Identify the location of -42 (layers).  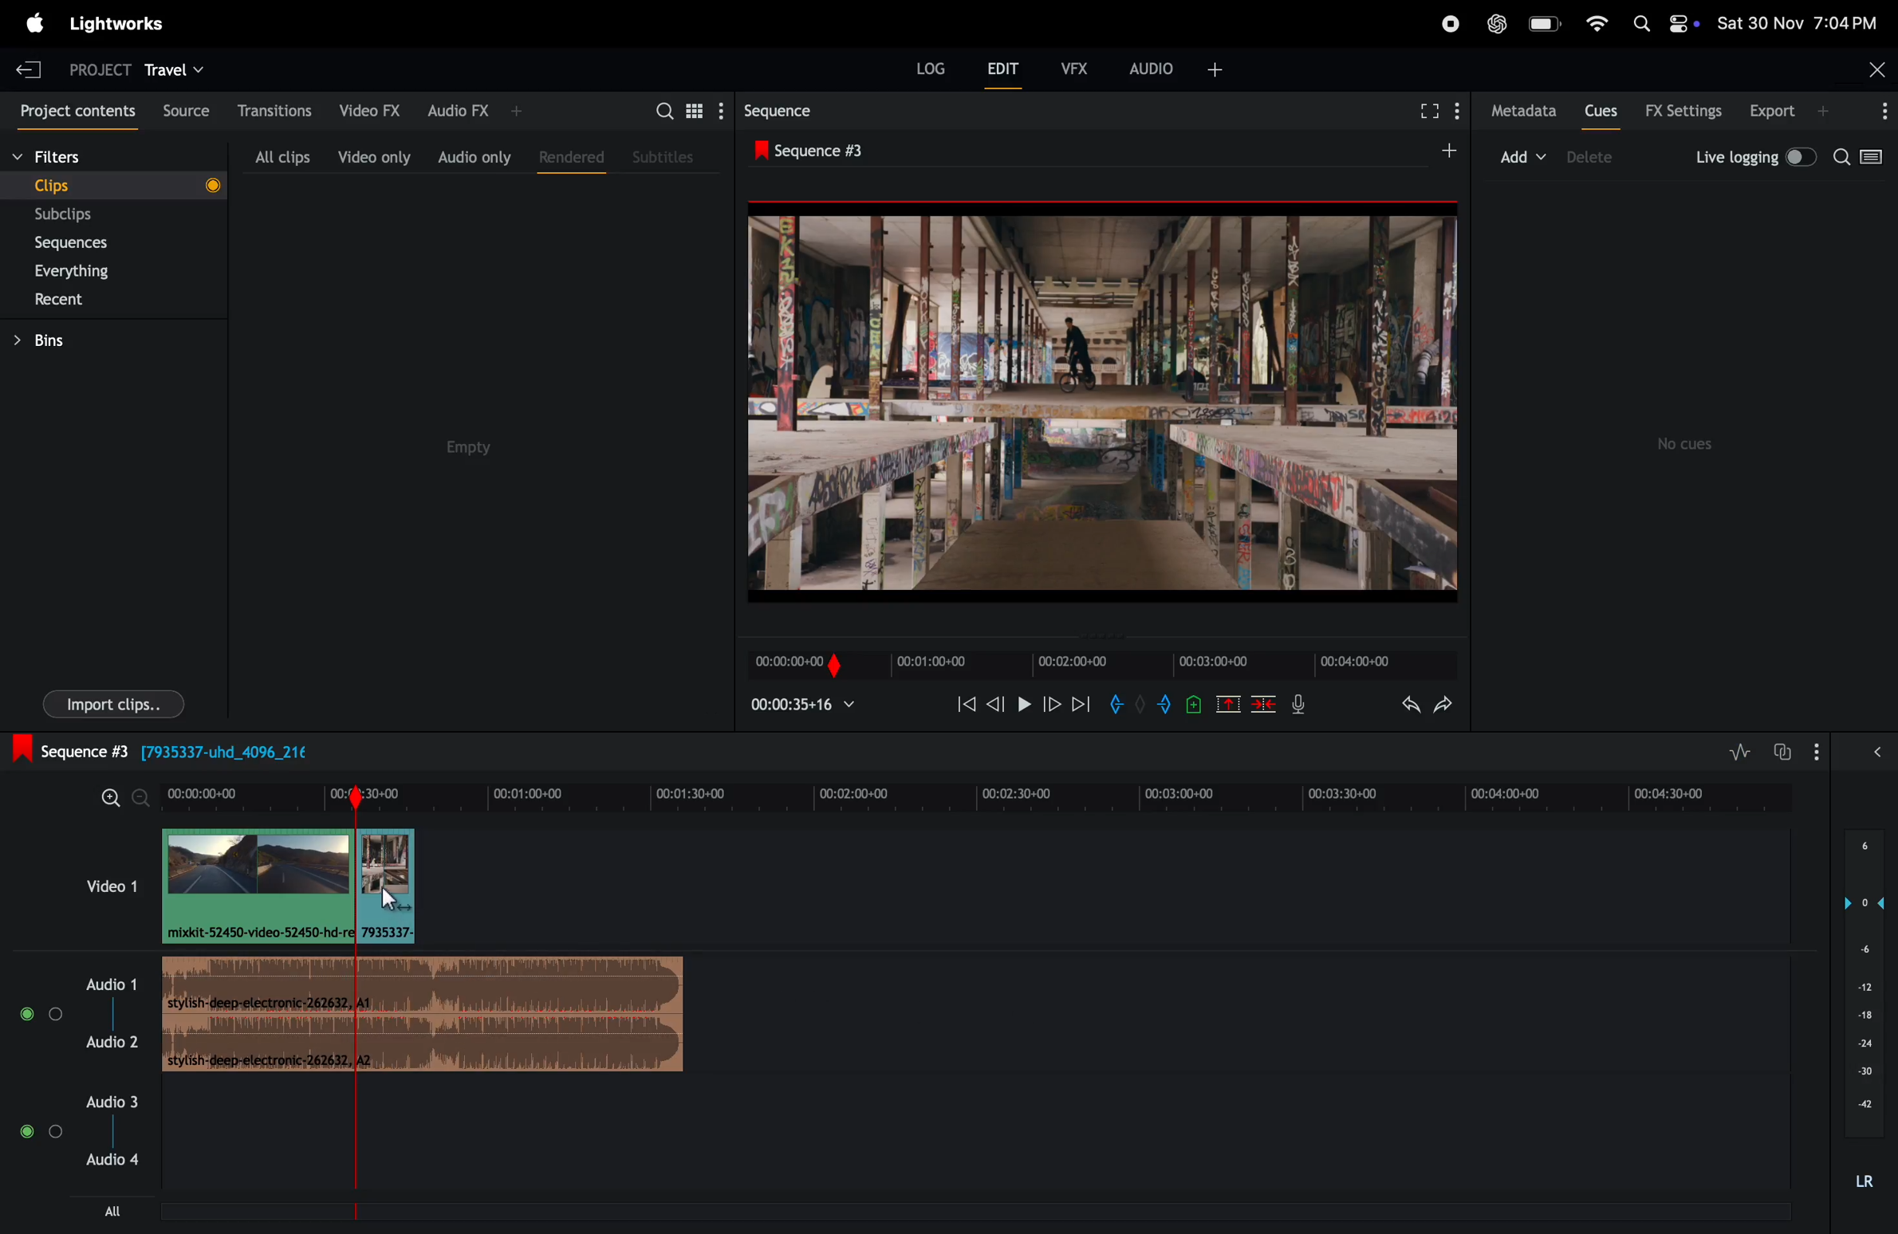
(1860, 1106).